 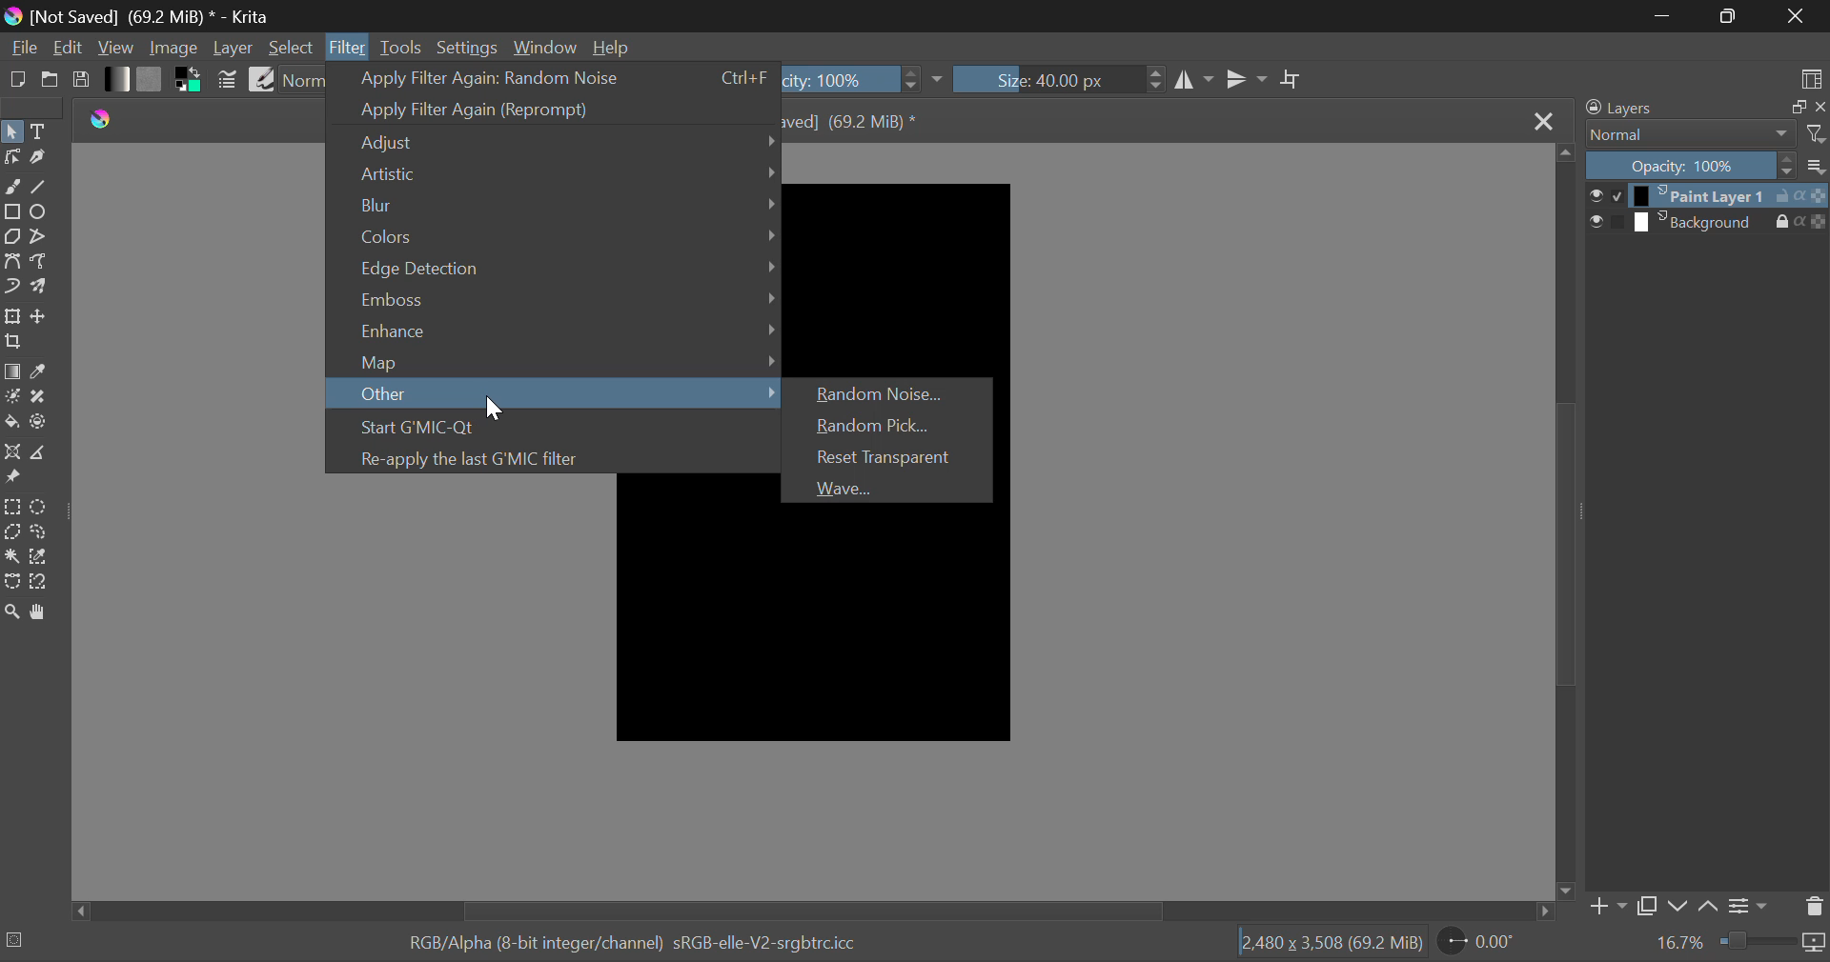 I want to click on Edge Detection, so click(x=564, y=266).